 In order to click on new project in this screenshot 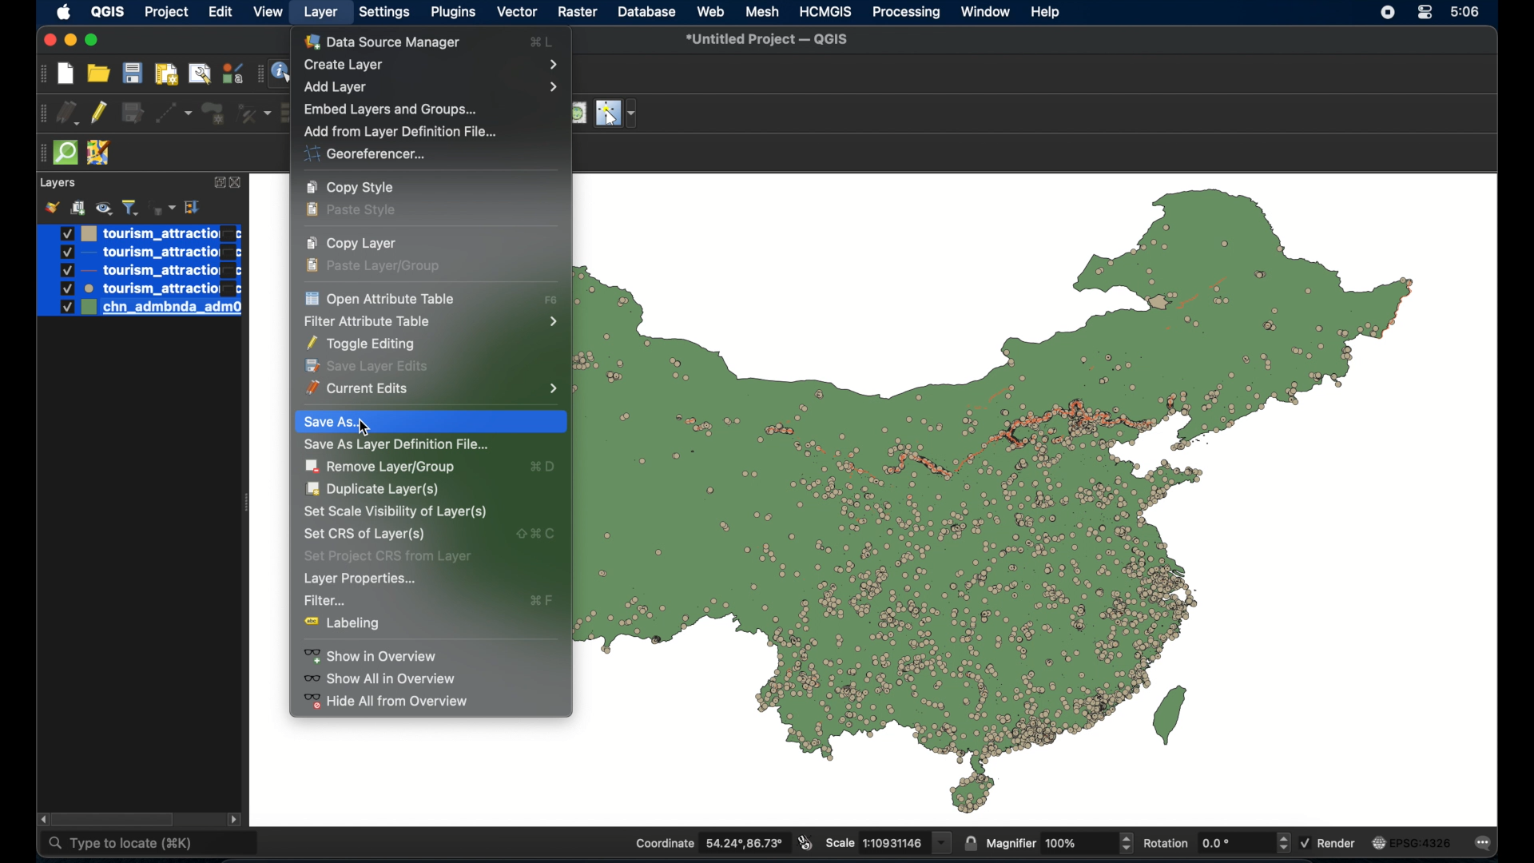, I will do `click(65, 74)`.